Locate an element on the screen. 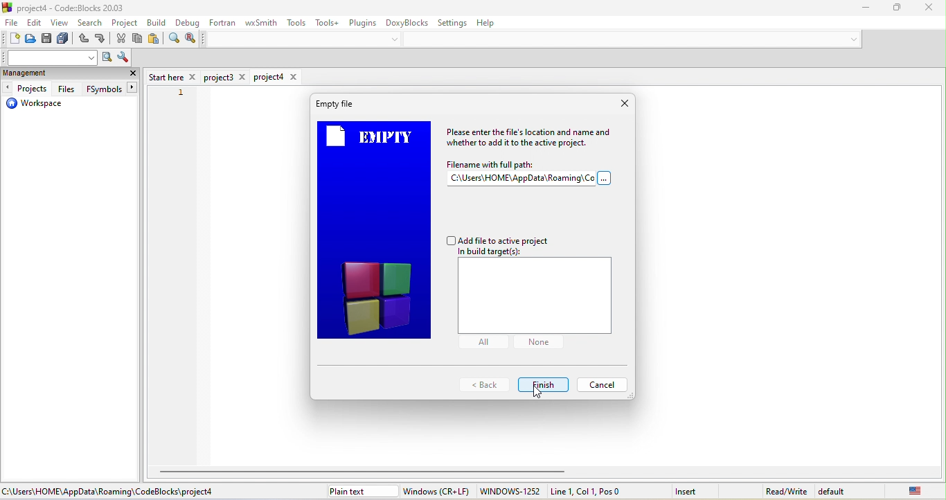  fsymbols is located at coordinates (109, 89).